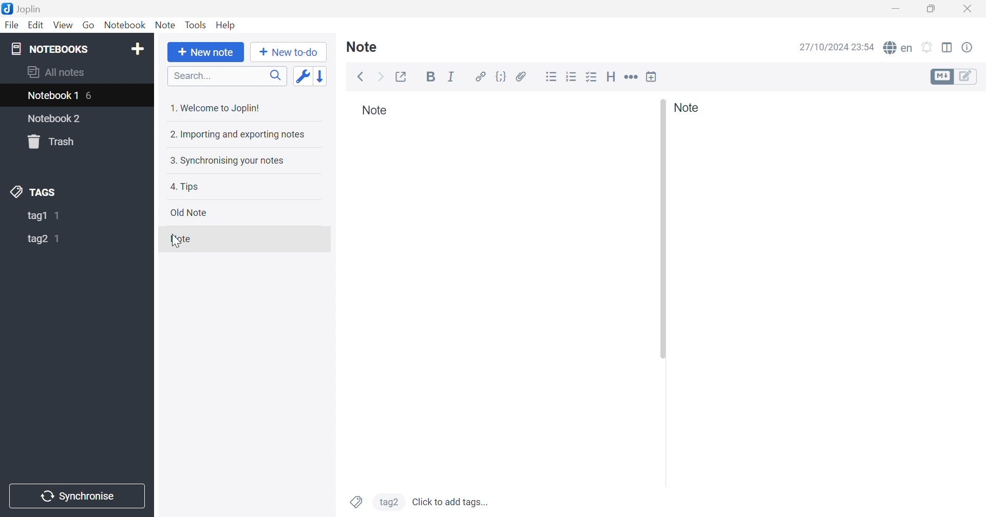 This screenshot has height=517, width=986. Describe the element at coordinates (225, 162) in the screenshot. I see `3. Synchronising your notes` at that location.